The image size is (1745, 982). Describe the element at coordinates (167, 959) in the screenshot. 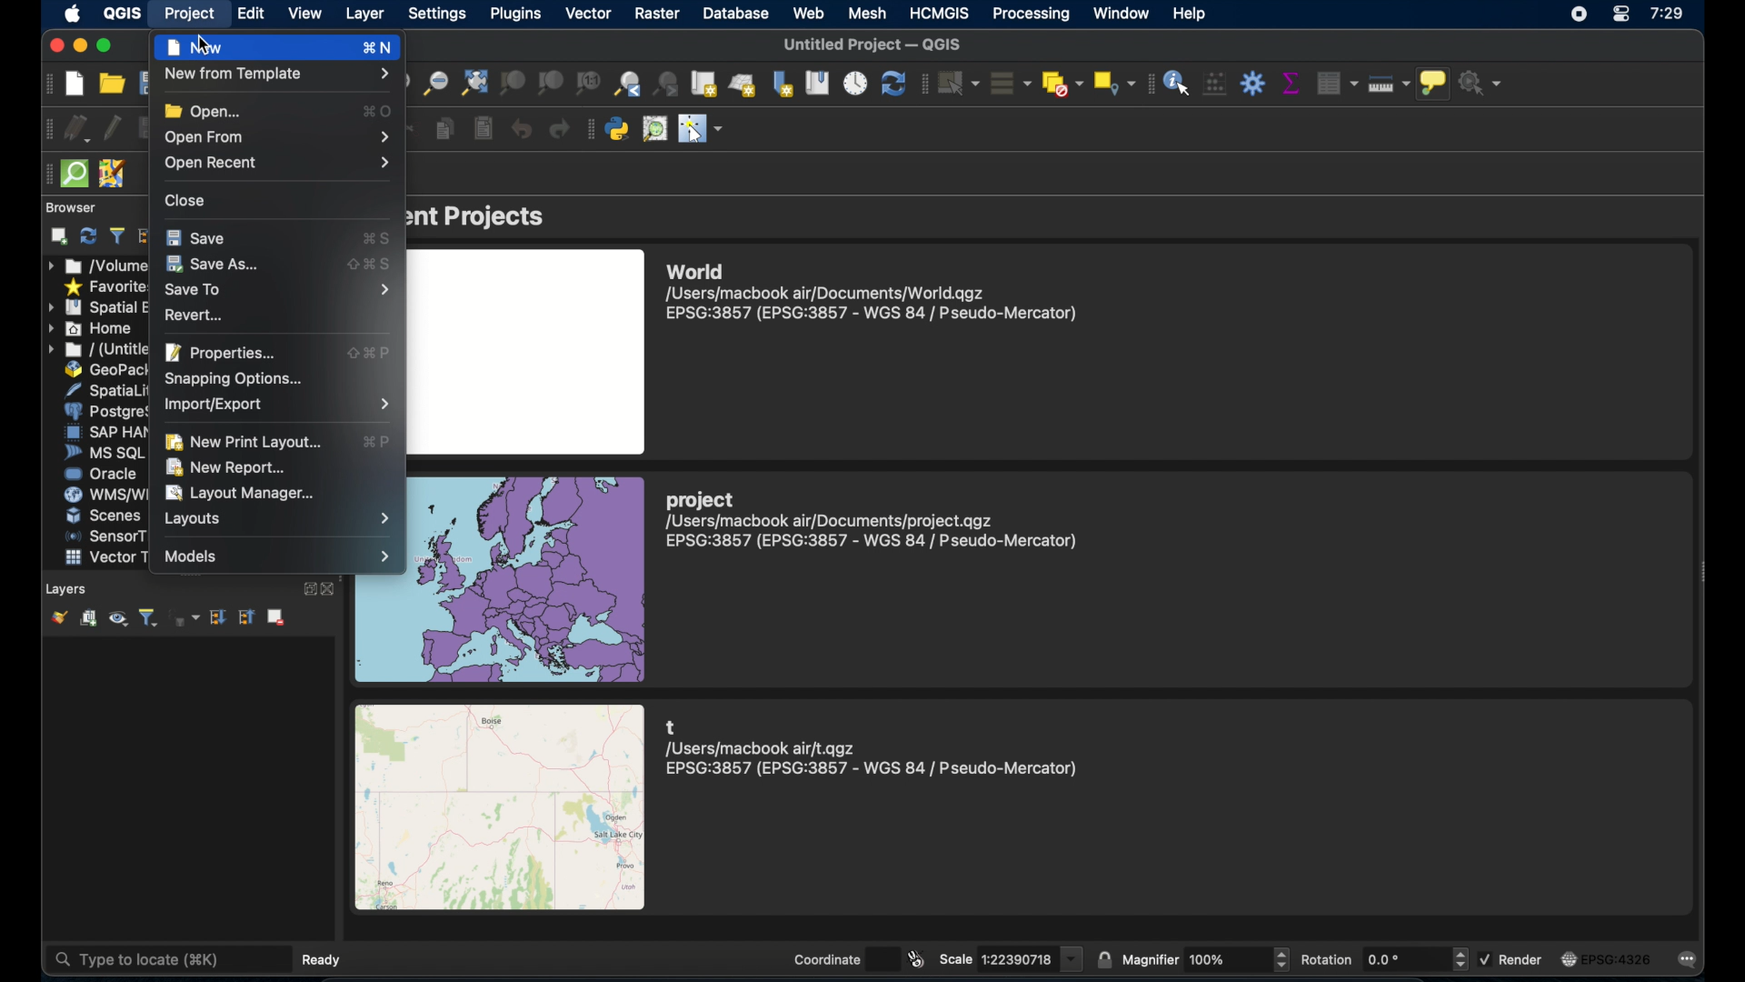

I see `type to locate` at that location.